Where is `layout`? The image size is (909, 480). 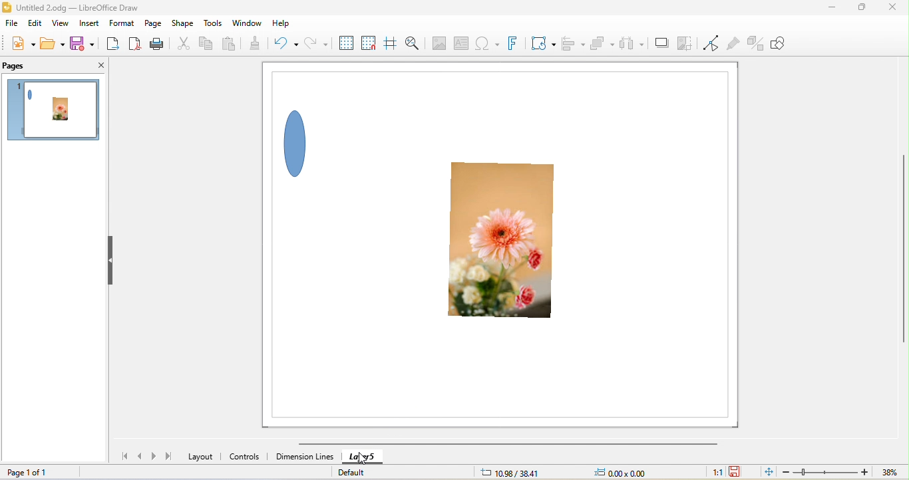
layout is located at coordinates (201, 456).